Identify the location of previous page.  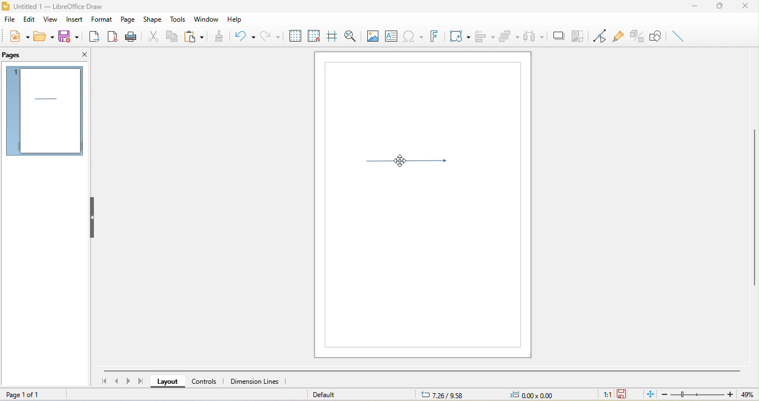
(117, 382).